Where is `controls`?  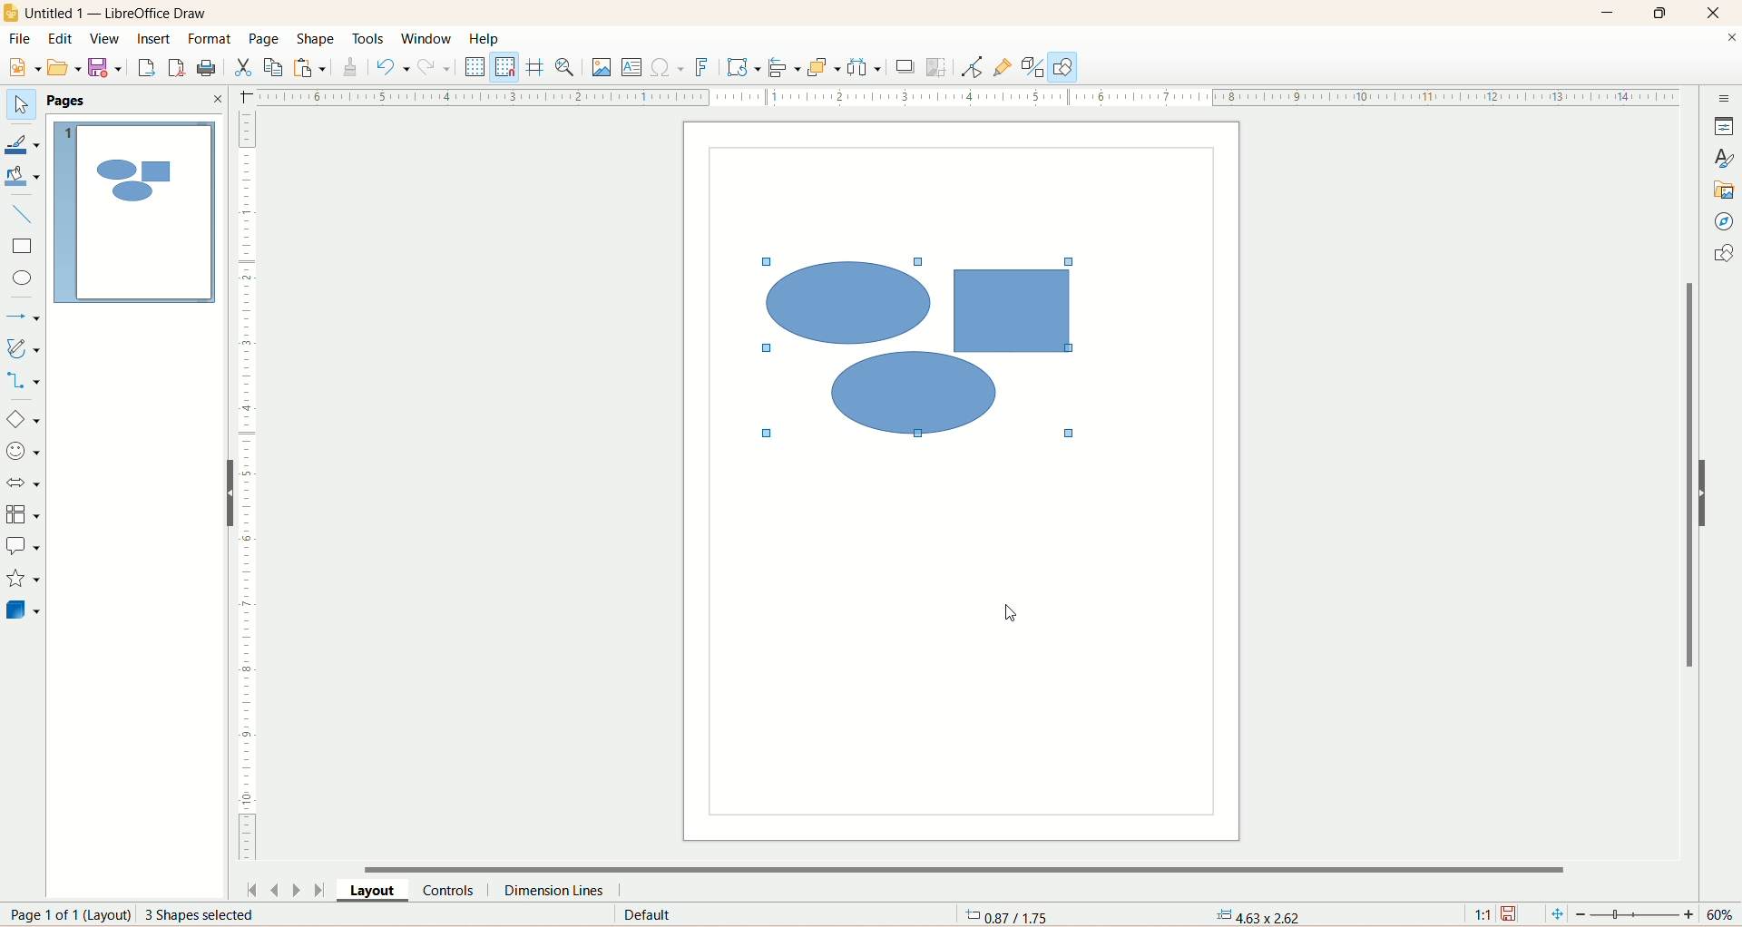 controls is located at coordinates (449, 890).